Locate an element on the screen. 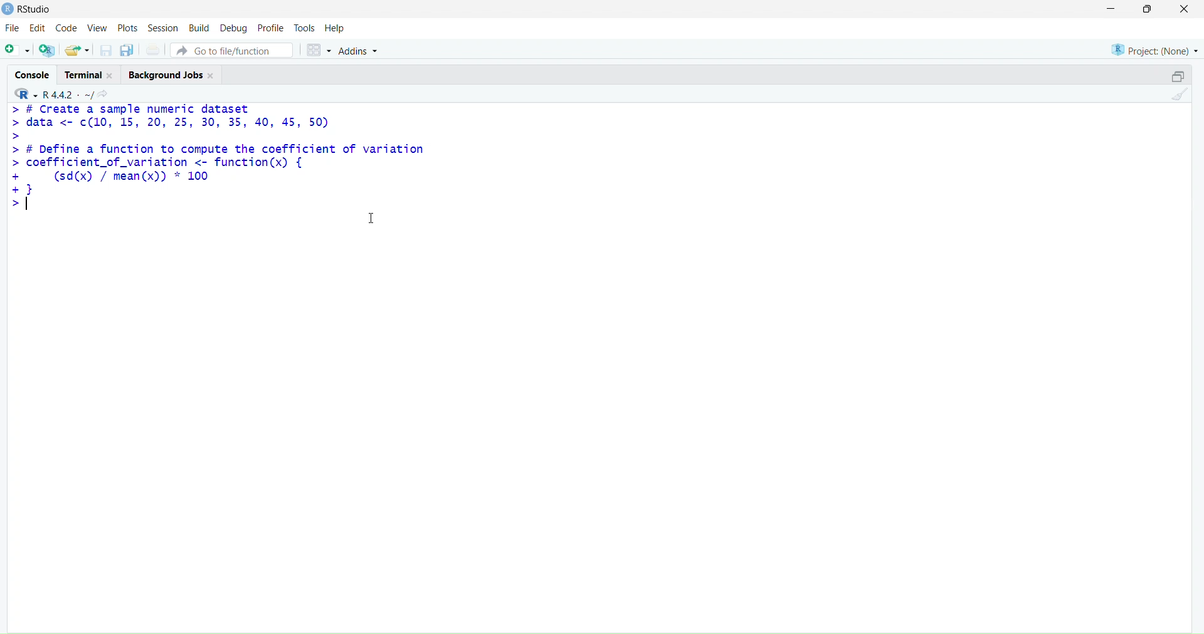 This screenshot has width=1204, height=634. plots is located at coordinates (128, 28).